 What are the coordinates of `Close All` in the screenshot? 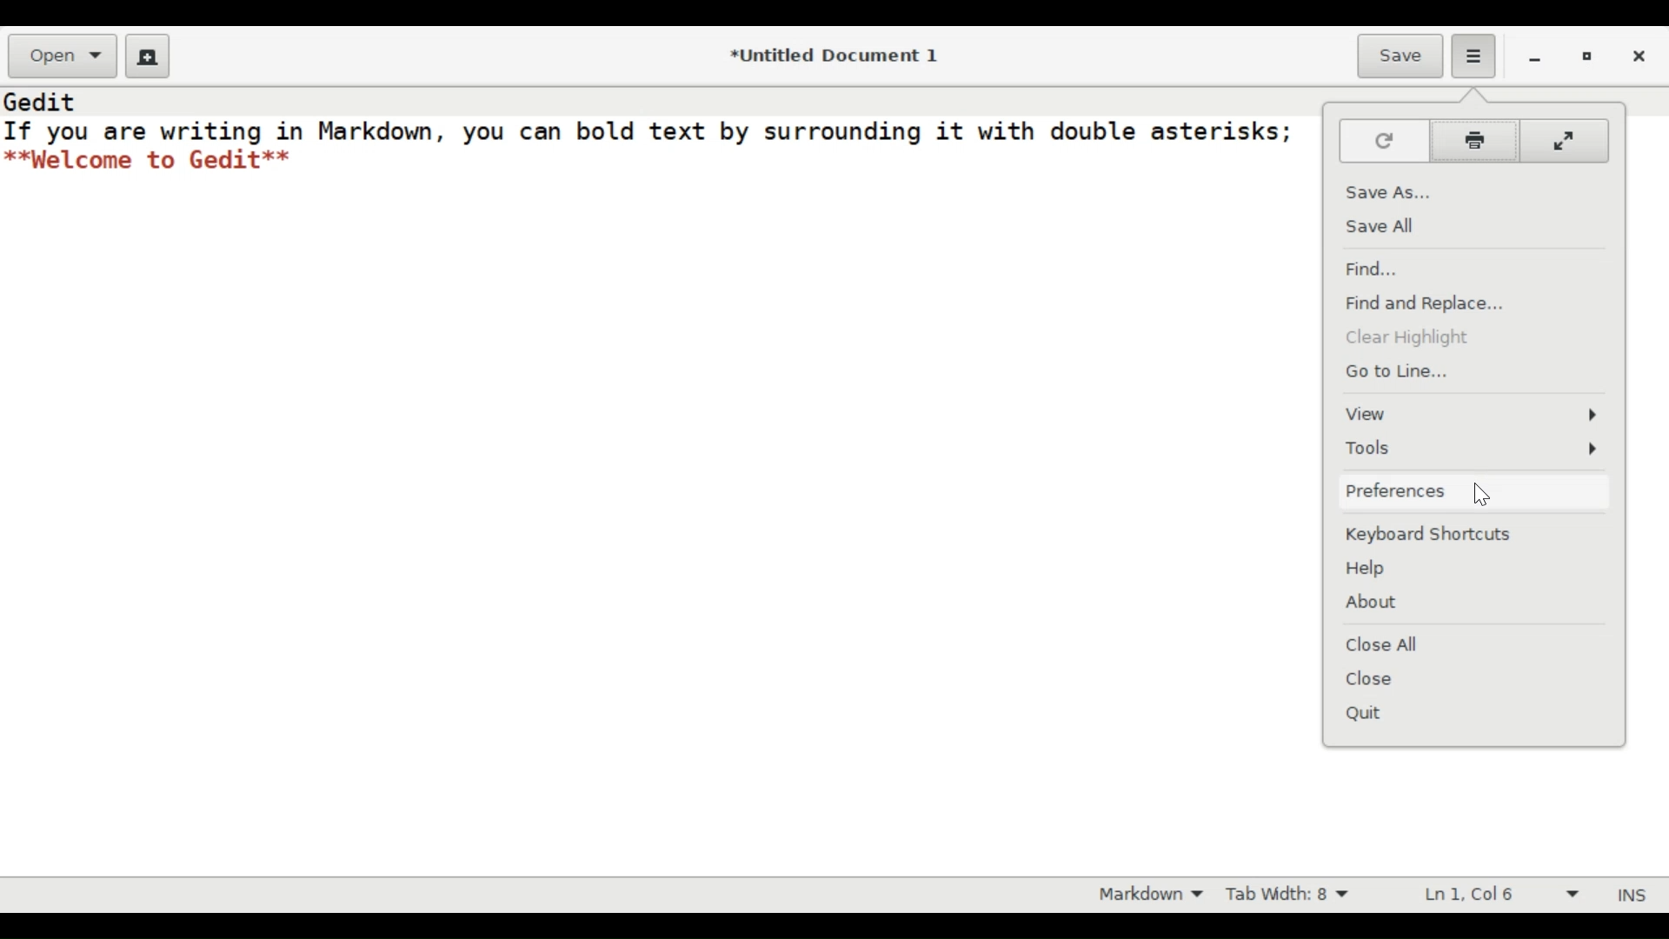 It's located at (1397, 643).